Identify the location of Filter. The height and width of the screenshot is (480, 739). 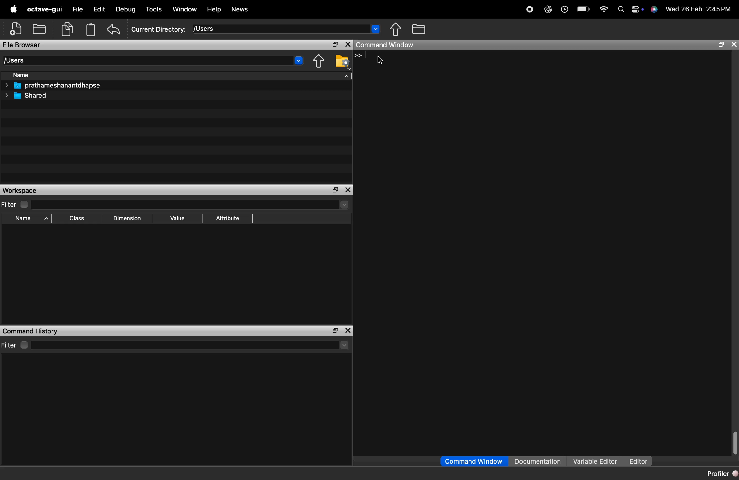
(11, 204).